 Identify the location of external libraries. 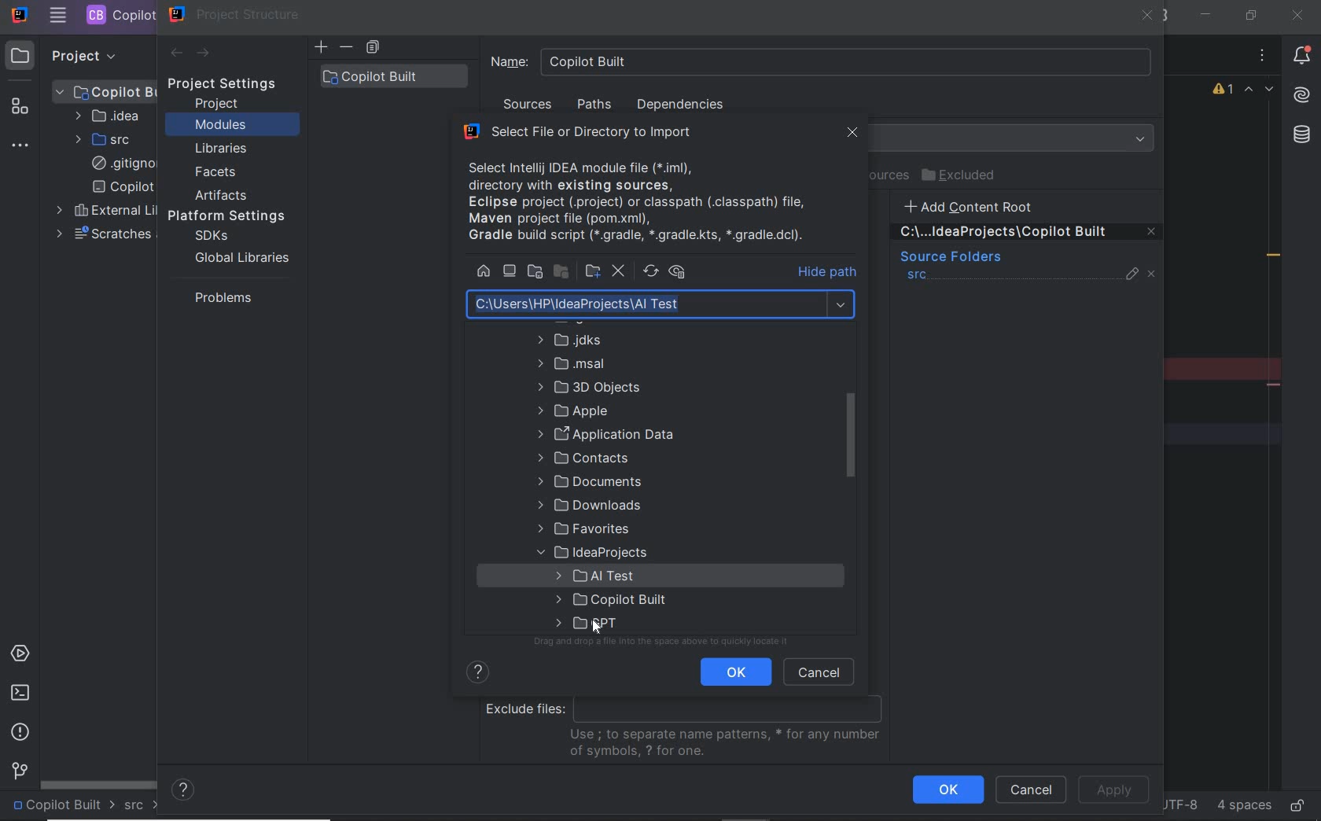
(103, 211).